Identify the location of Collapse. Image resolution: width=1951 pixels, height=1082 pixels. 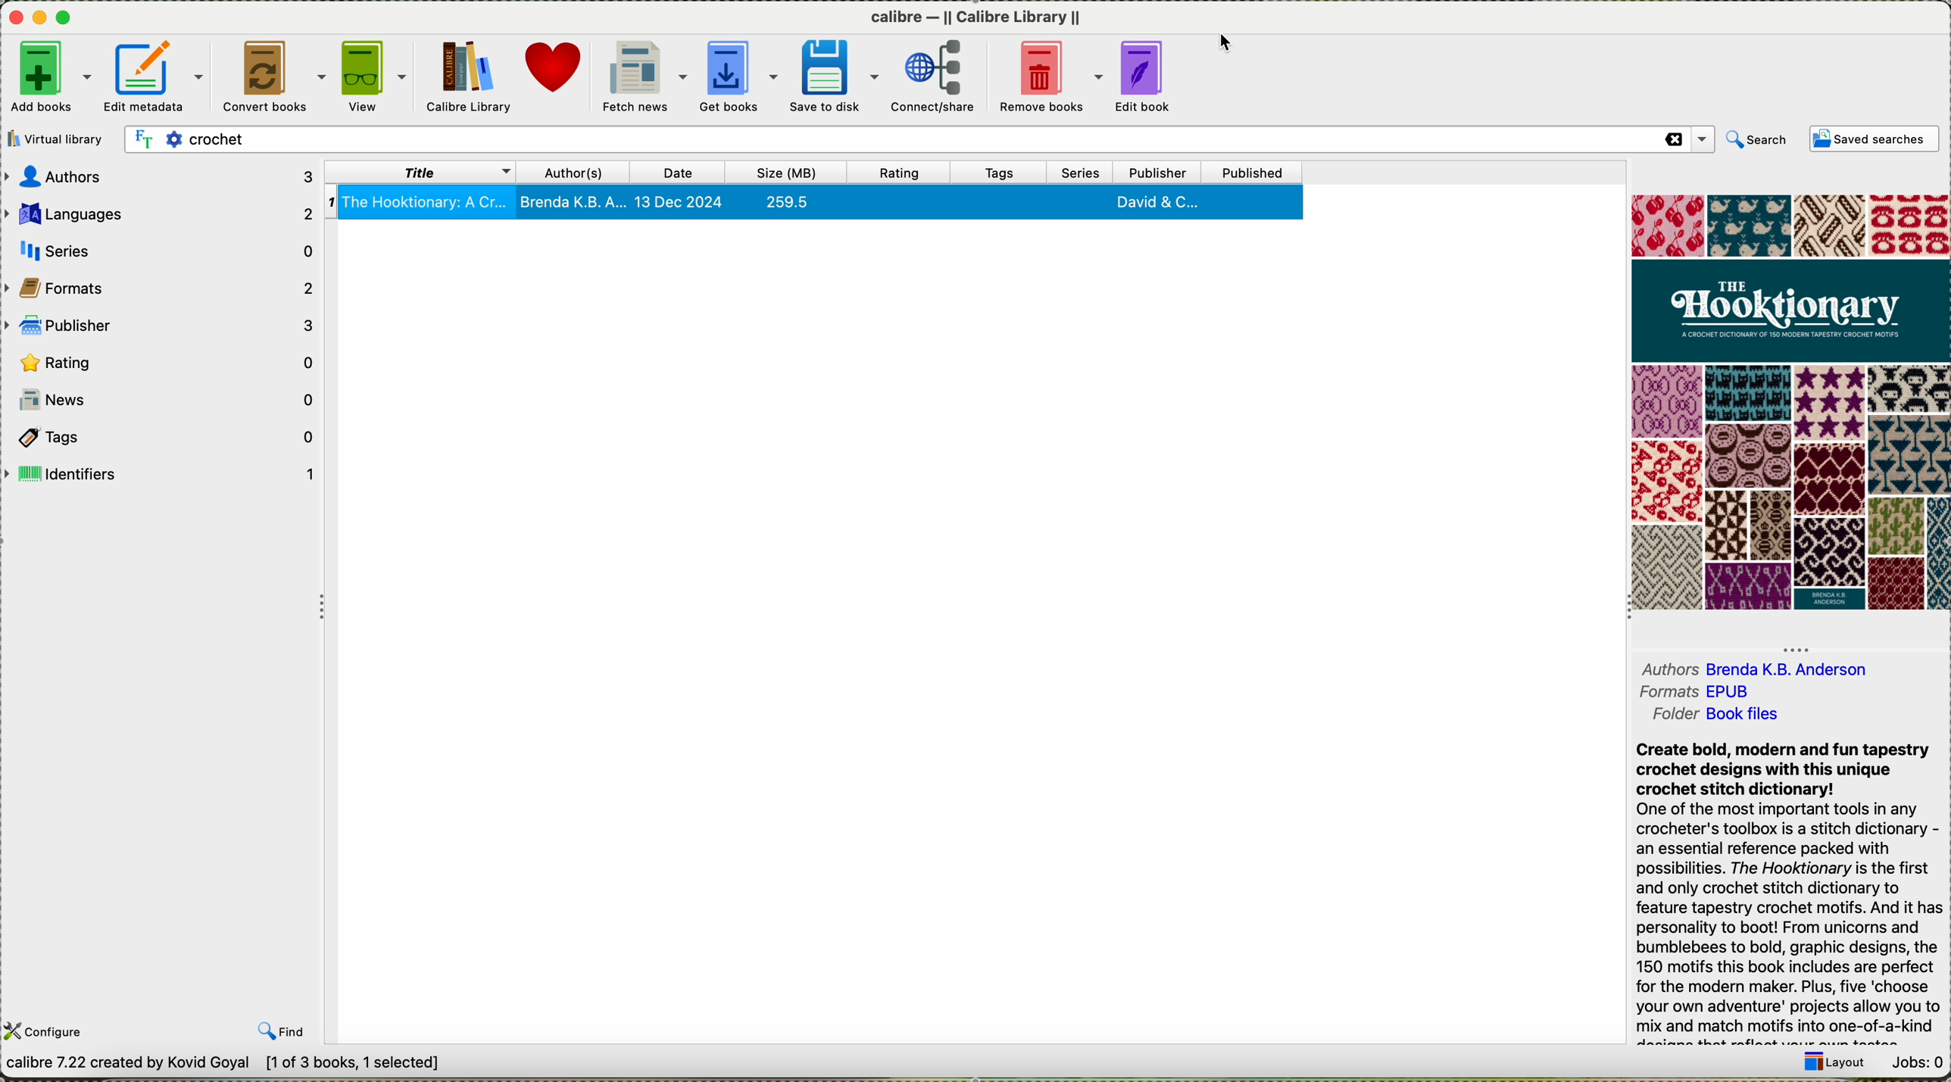
(1796, 648).